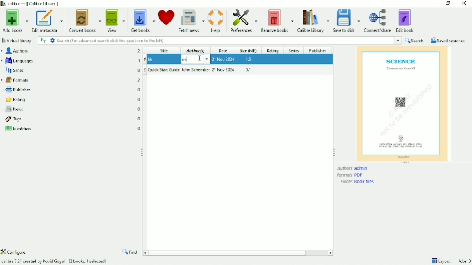  What do you see at coordinates (71, 100) in the screenshot?
I see `Rating` at bounding box center [71, 100].